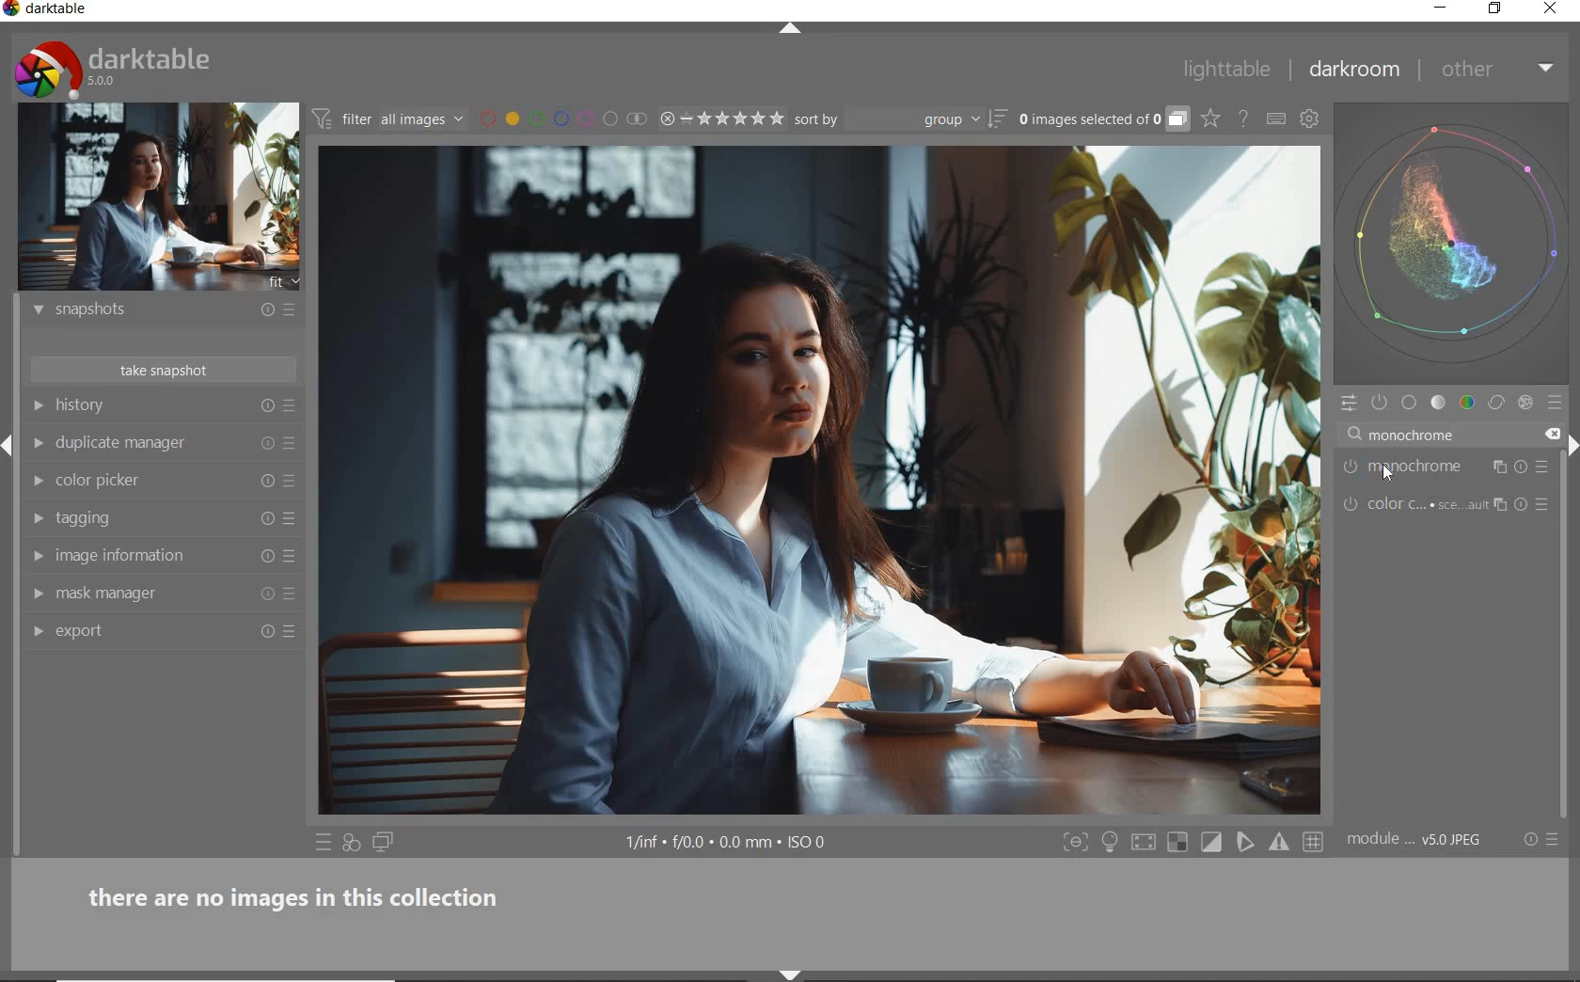 The image size is (1580, 982). Describe the element at coordinates (1243, 118) in the screenshot. I see `open online help` at that location.